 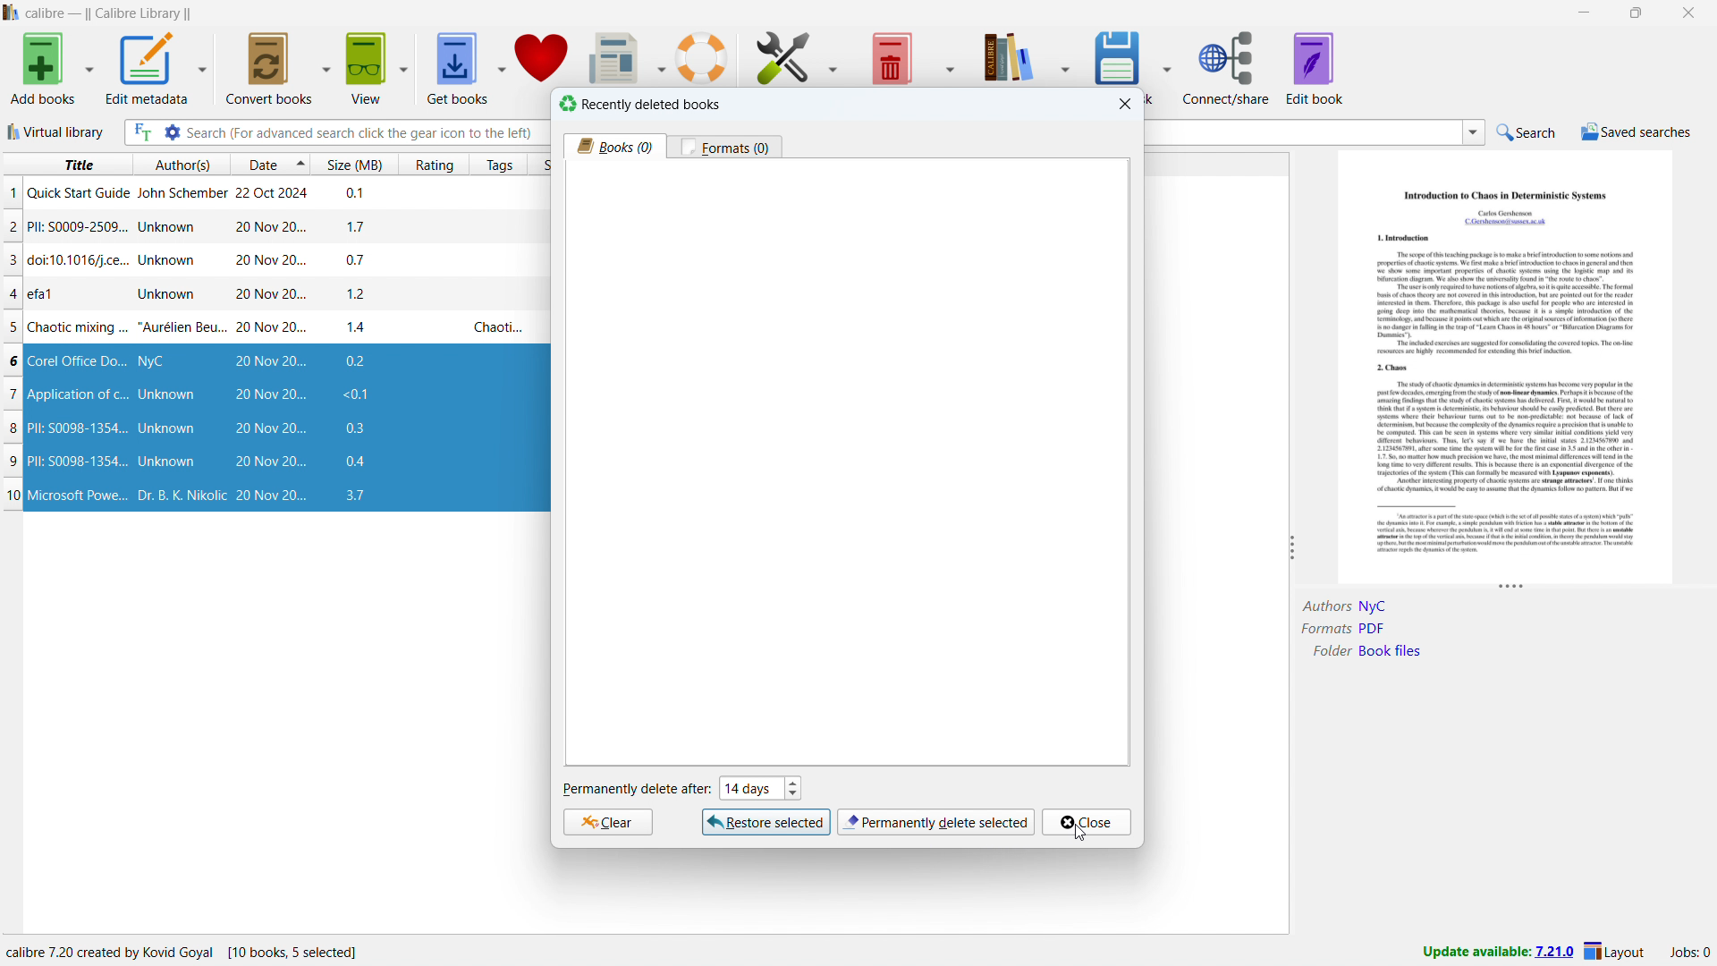 What do you see at coordinates (458, 68) in the screenshot?
I see `get books` at bounding box center [458, 68].